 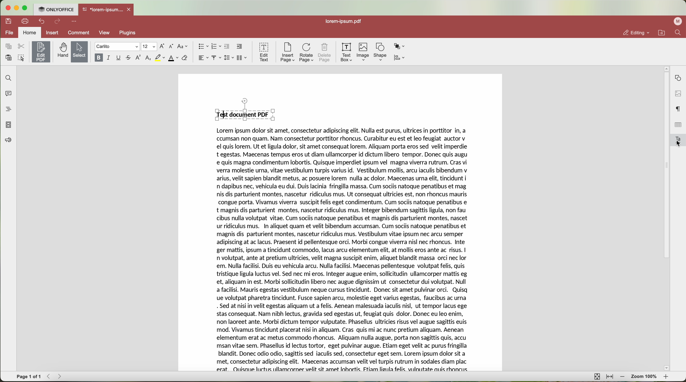 What do you see at coordinates (243, 114) in the screenshot?
I see `Test document PDF` at bounding box center [243, 114].